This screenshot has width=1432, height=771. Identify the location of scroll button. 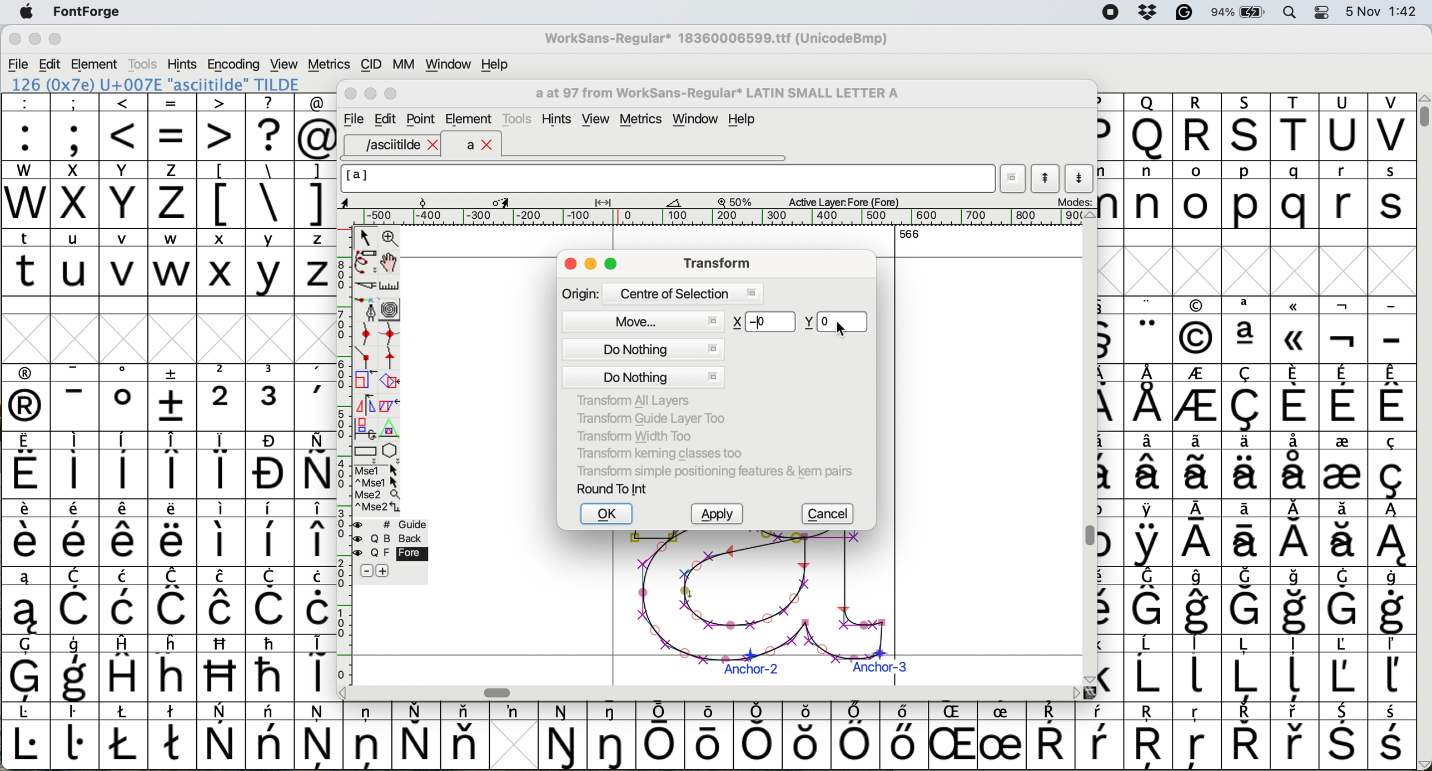
(1088, 678).